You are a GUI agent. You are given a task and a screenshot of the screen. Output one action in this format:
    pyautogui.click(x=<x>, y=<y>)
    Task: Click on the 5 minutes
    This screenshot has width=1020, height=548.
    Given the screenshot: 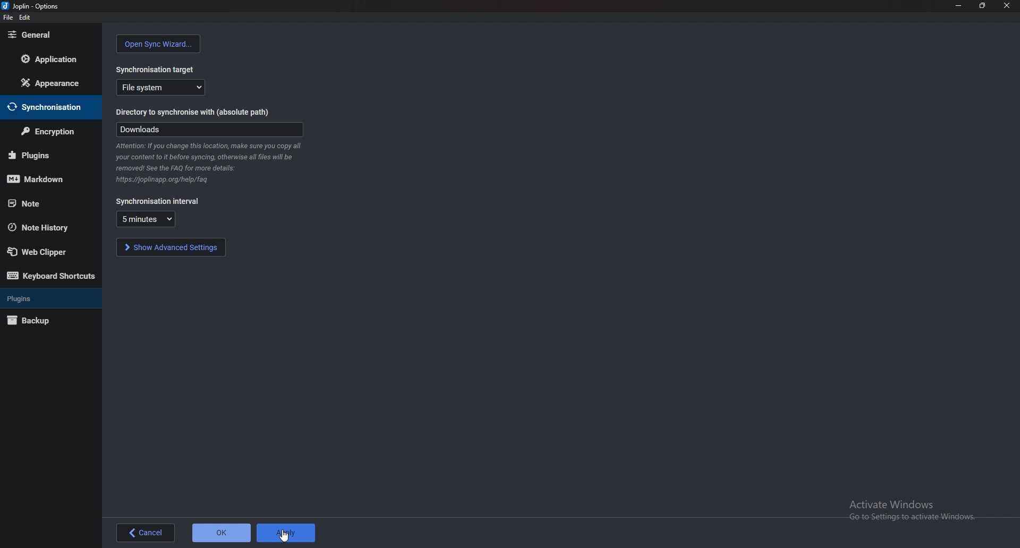 What is the action you would take?
    pyautogui.click(x=146, y=219)
    